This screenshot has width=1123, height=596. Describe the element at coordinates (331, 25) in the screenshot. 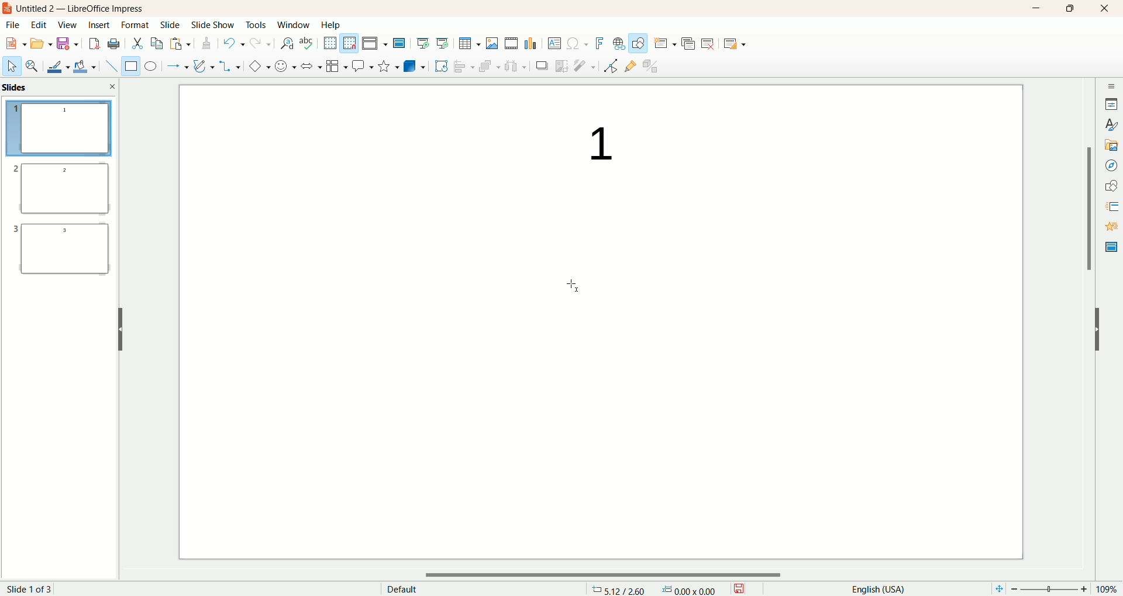

I see `help` at that location.